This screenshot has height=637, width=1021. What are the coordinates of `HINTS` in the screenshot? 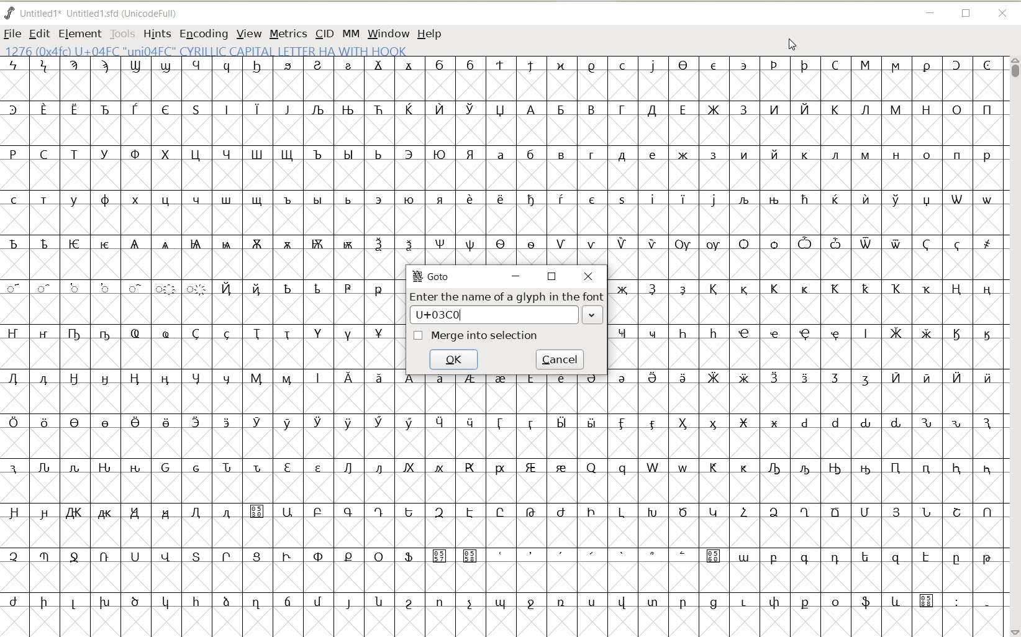 It's located at (156, 35).